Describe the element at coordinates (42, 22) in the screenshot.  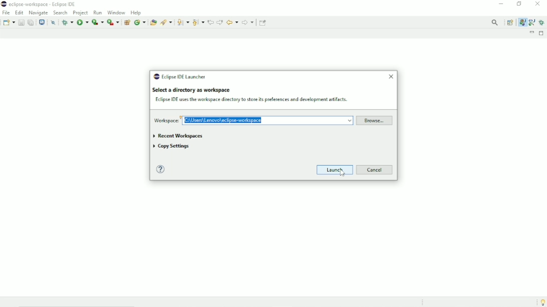
I see `Open a terminal` at that location.